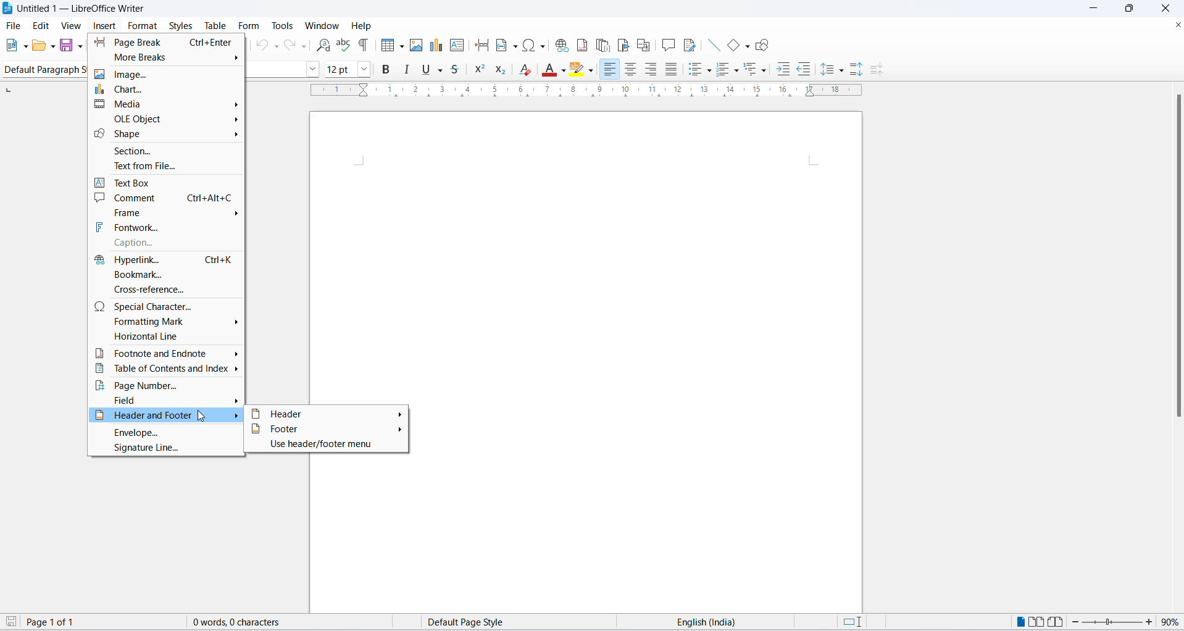 Image resolution: width=1184 pixels, height=631 pixels. What do you see at coordinates (315, 69) in the screenshot?
I see `font name options` at bounding box center [315, 69].